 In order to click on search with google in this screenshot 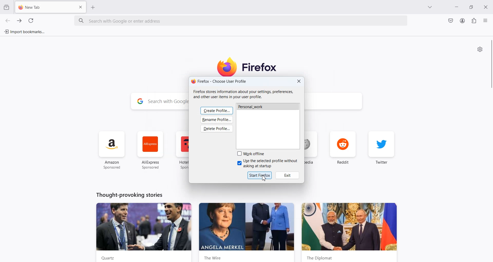, I will do `click(167, 102)`.